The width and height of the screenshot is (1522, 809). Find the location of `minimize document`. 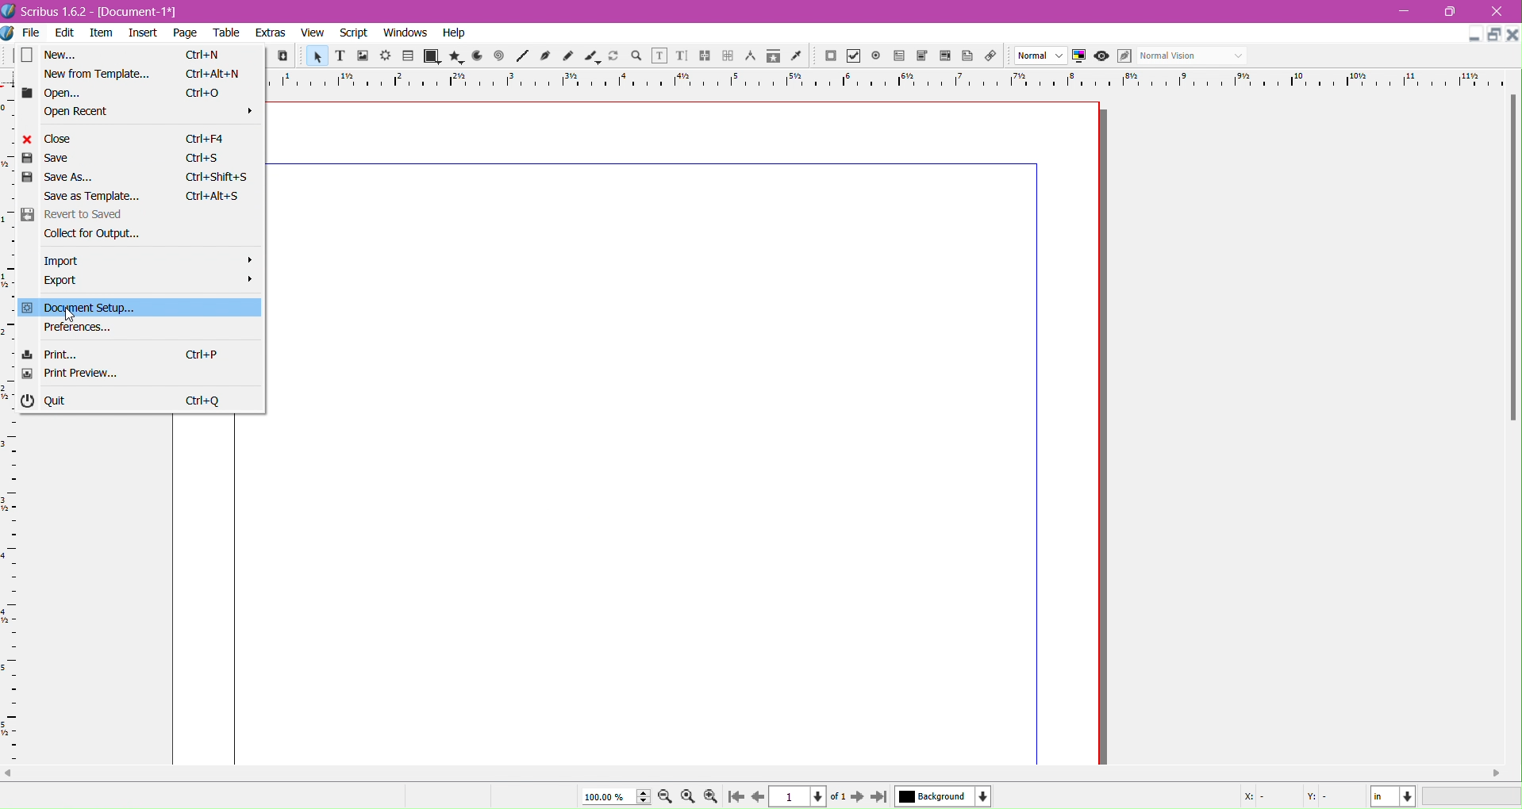

minimize document is located at coordinates (1470, 37).